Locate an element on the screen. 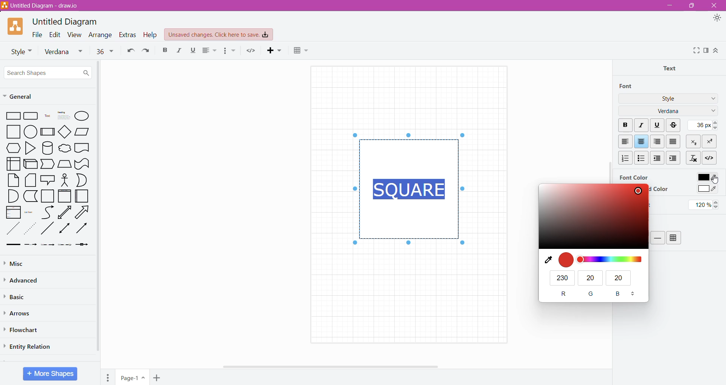  Text Alignment is located at coordinates (210, 50).